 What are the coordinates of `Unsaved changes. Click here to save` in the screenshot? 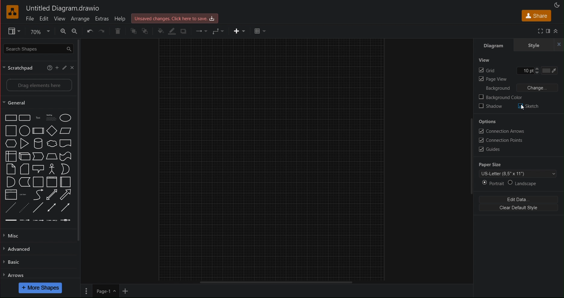 It's located at (176, 18).